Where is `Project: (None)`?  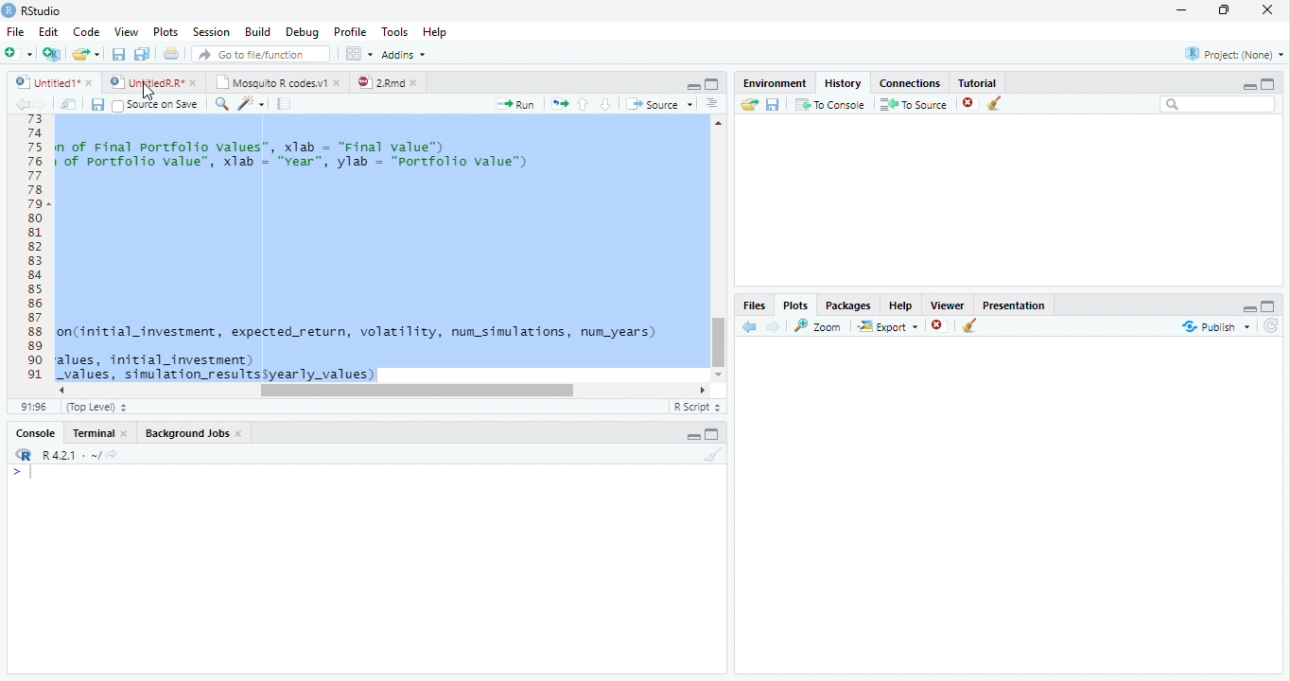 Project: (None) is located at coordinates (1230, 55).